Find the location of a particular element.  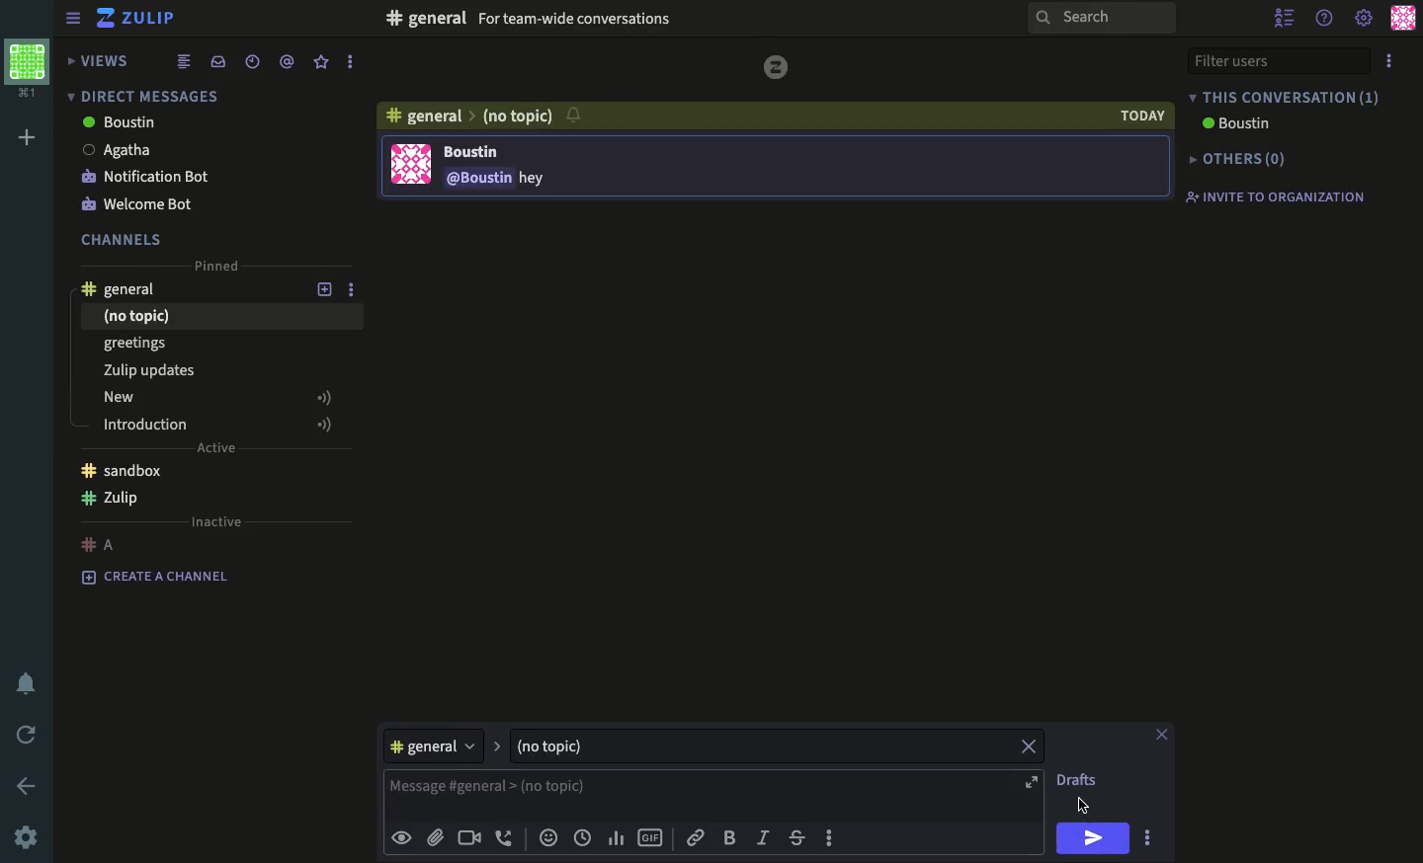

back  is located at coordinates (29, 787).